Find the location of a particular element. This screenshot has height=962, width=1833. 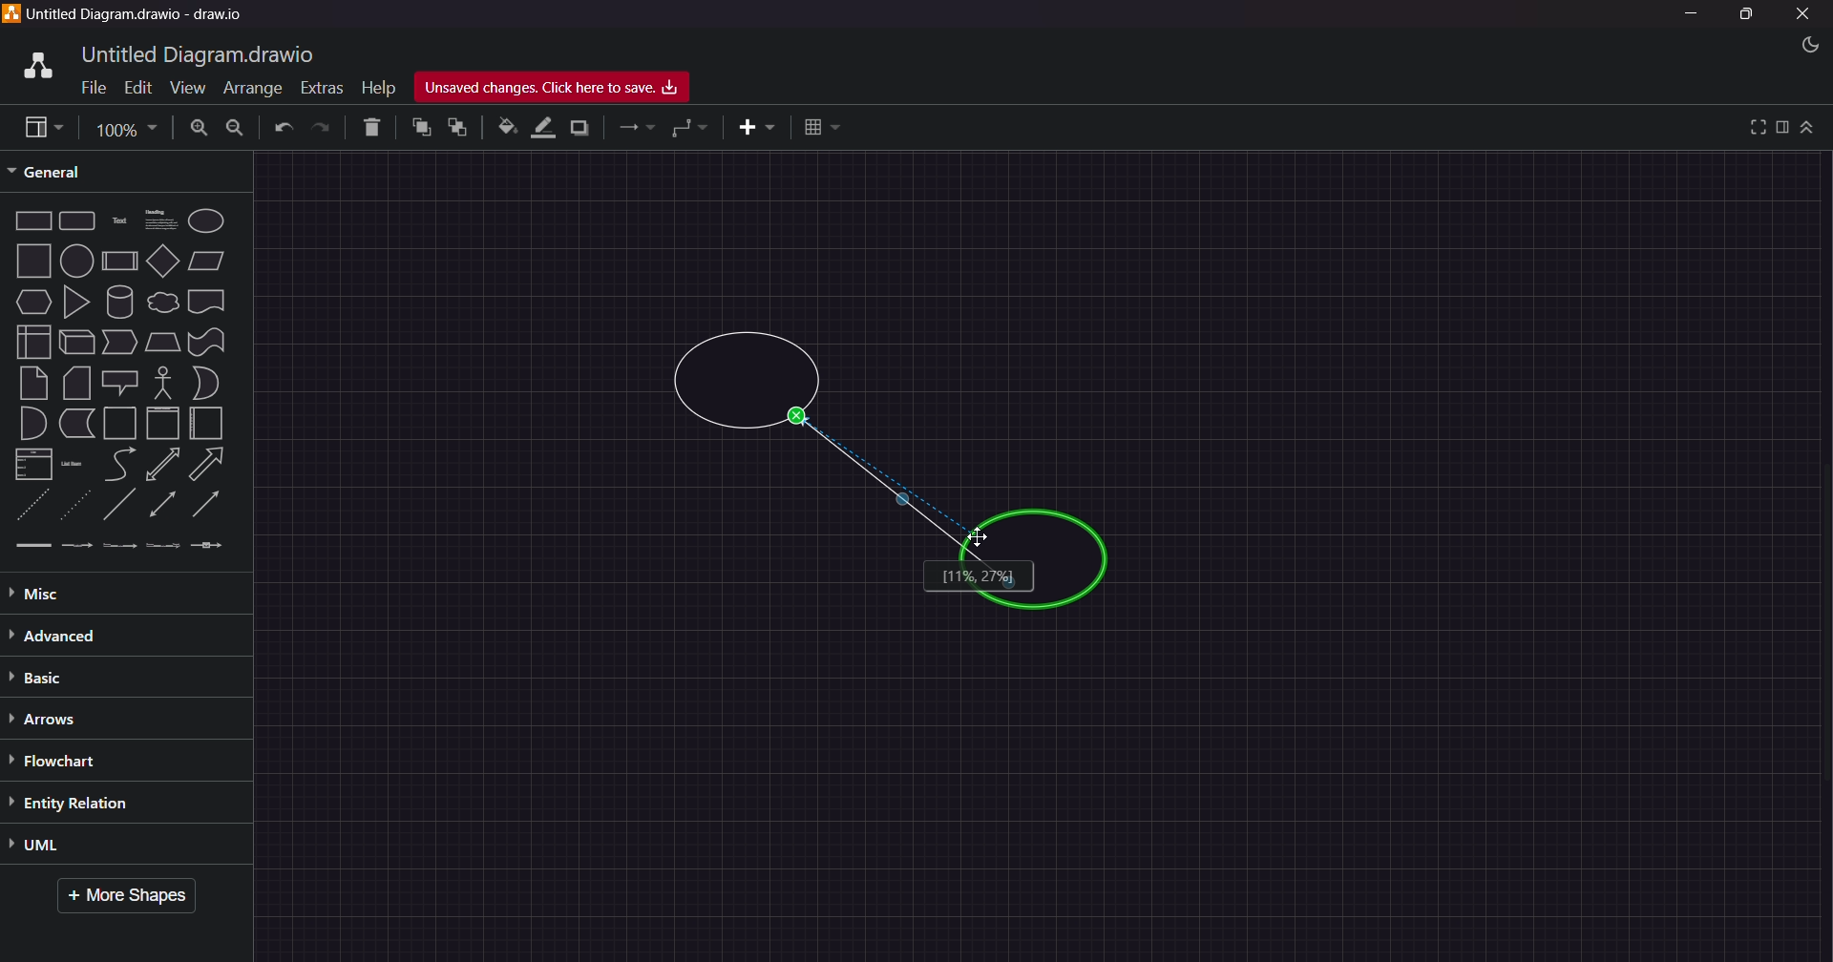

Zoom Out is located at coordinates (236, 130).